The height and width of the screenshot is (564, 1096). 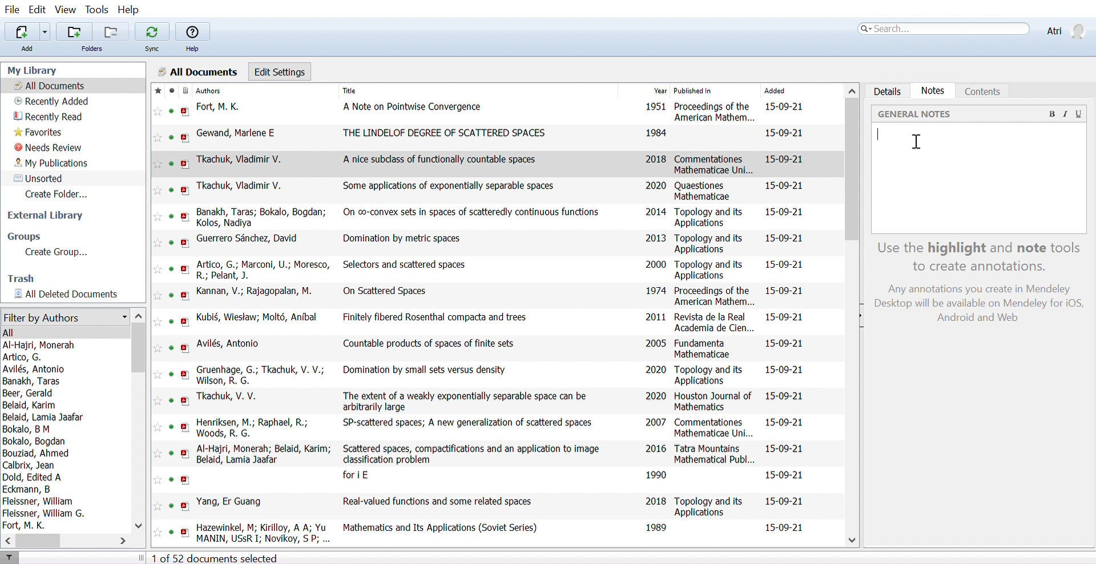 What do you see at coordinates (708, 506) in the screenshot?
I see `Topology and its Applications` at bounding box center [708, 506].